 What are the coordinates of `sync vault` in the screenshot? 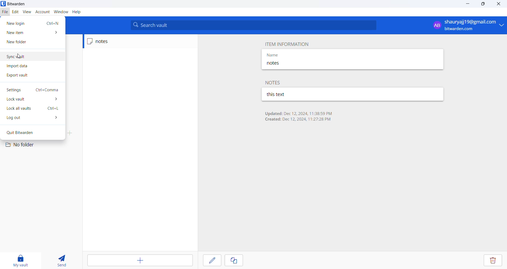 It's located at (27, 56).